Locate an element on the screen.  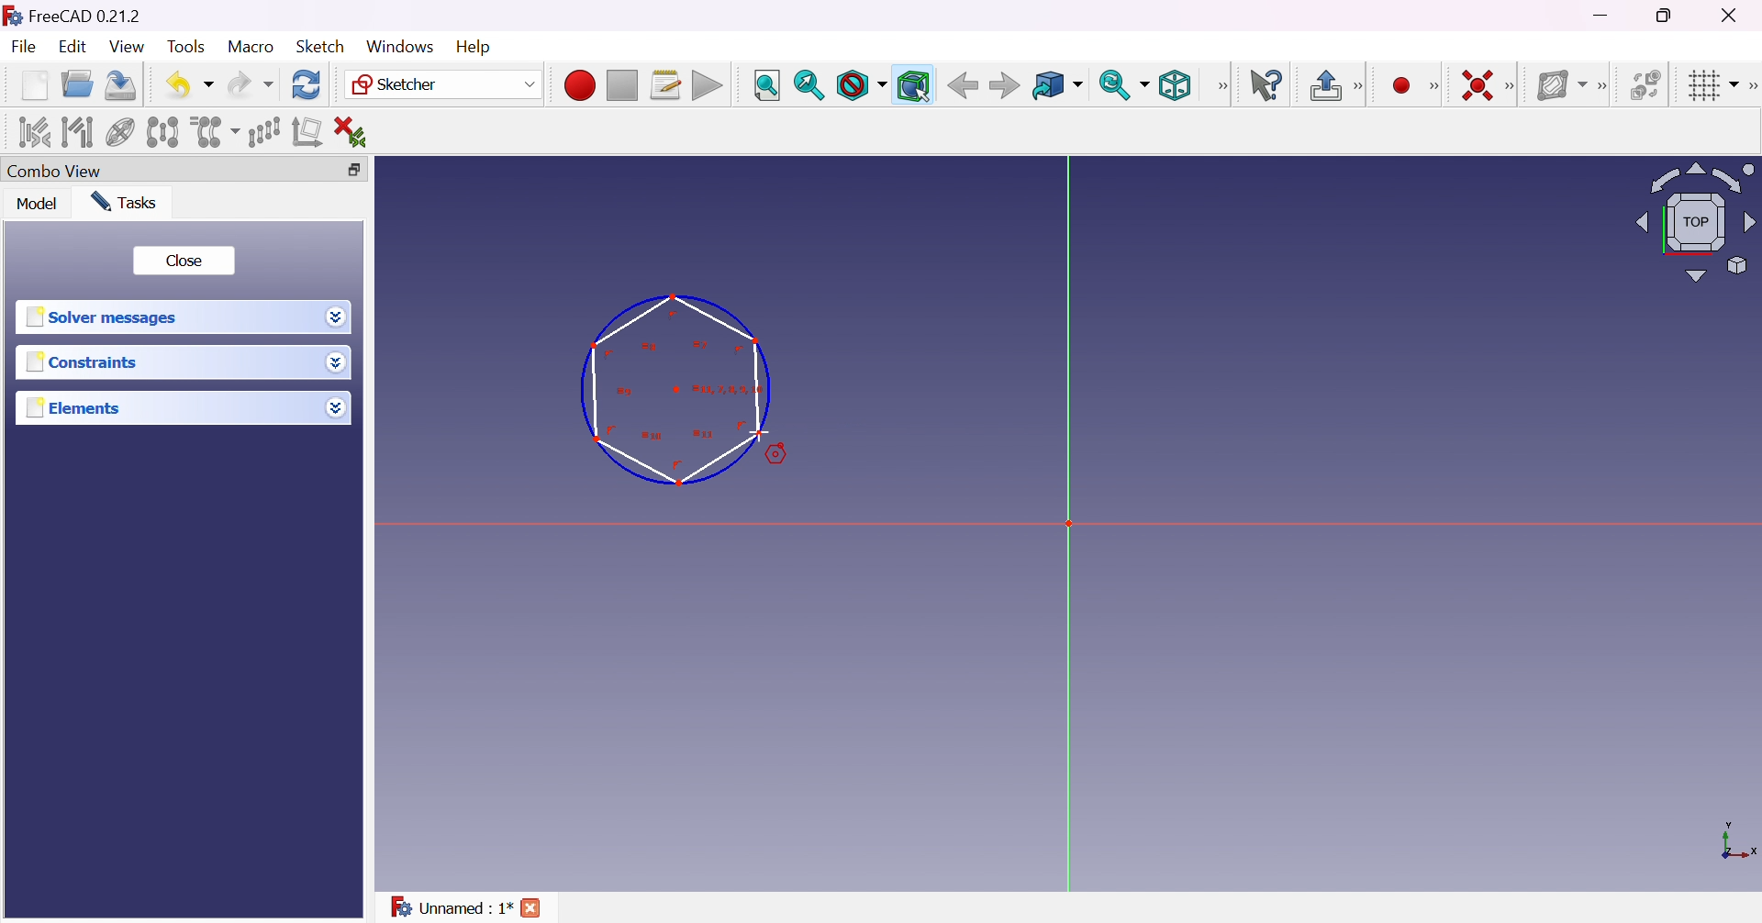
Sketcher is located at coordinates (444, 84).